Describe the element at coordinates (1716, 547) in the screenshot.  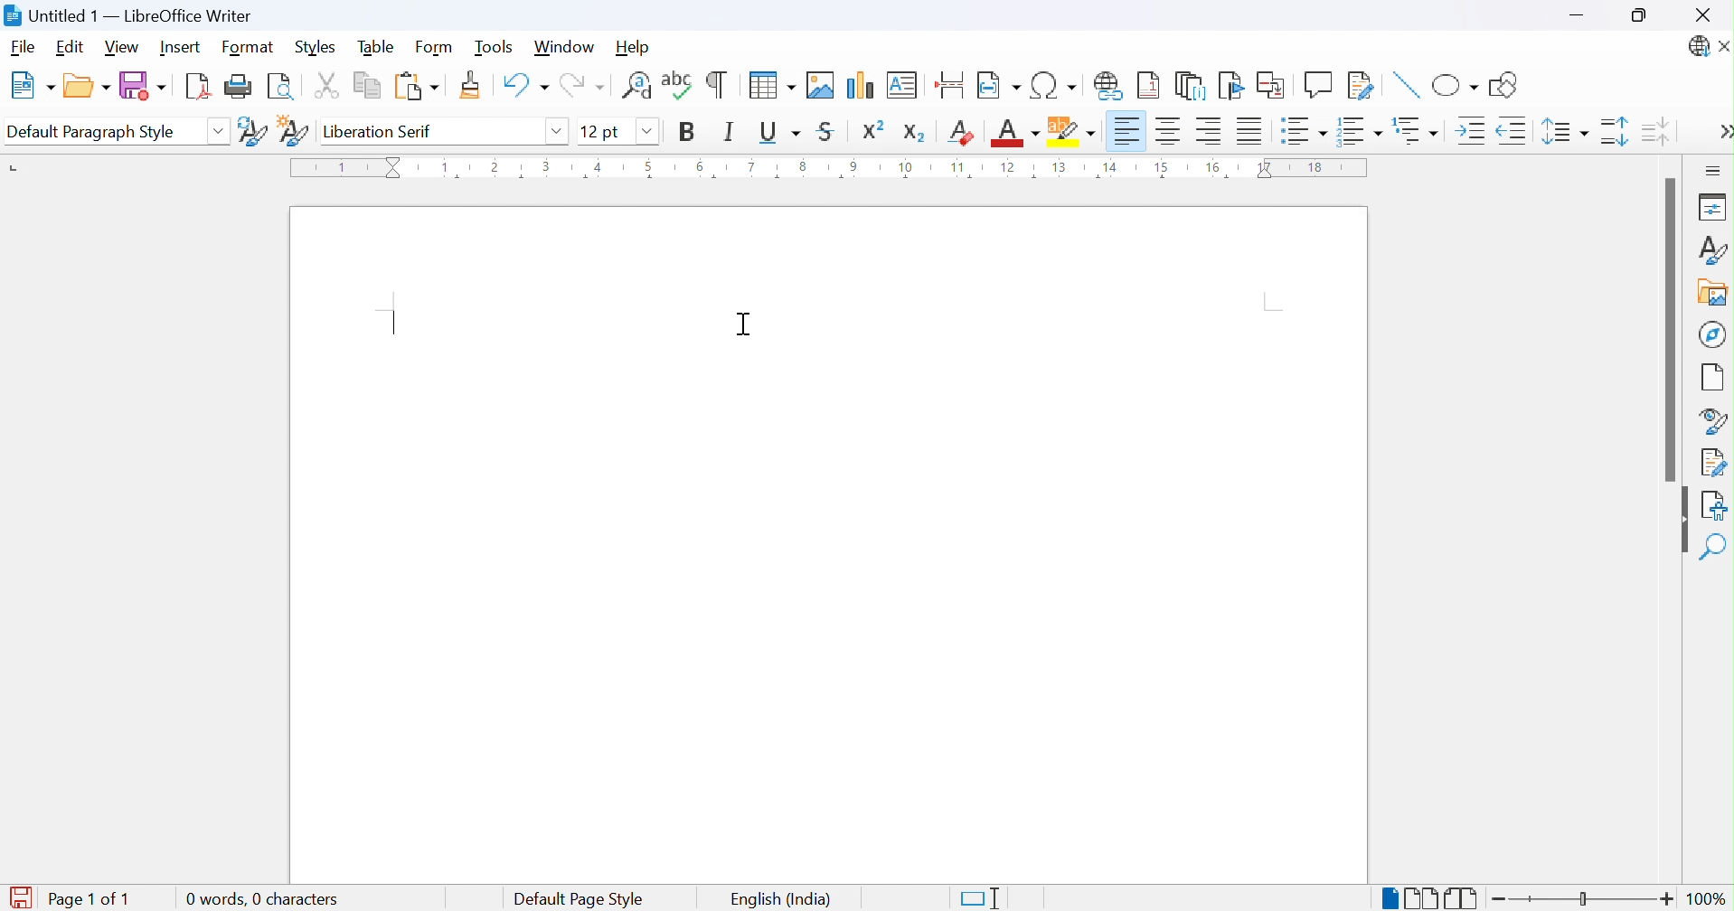
I see `Find` at that location.